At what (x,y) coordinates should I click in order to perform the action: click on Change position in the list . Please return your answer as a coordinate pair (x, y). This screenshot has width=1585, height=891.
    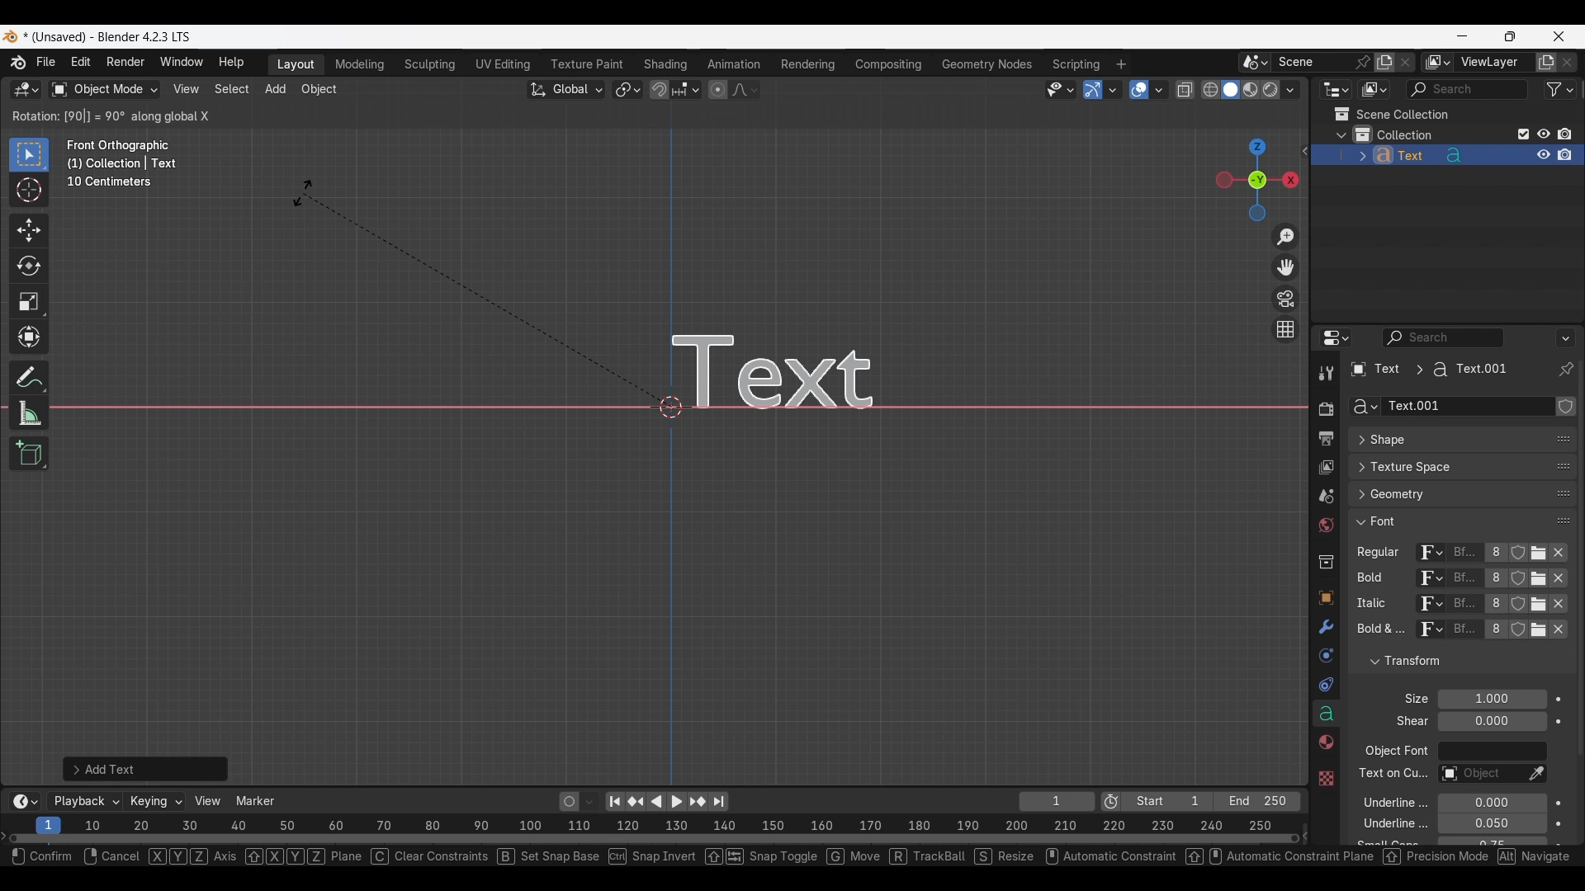
    Looking at the image, I should click on (1564, 517).